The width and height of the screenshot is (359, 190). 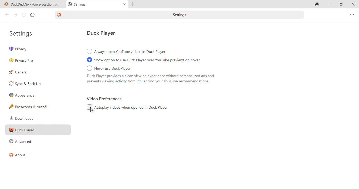 I want to click on forward, so click(x=16, y=15).